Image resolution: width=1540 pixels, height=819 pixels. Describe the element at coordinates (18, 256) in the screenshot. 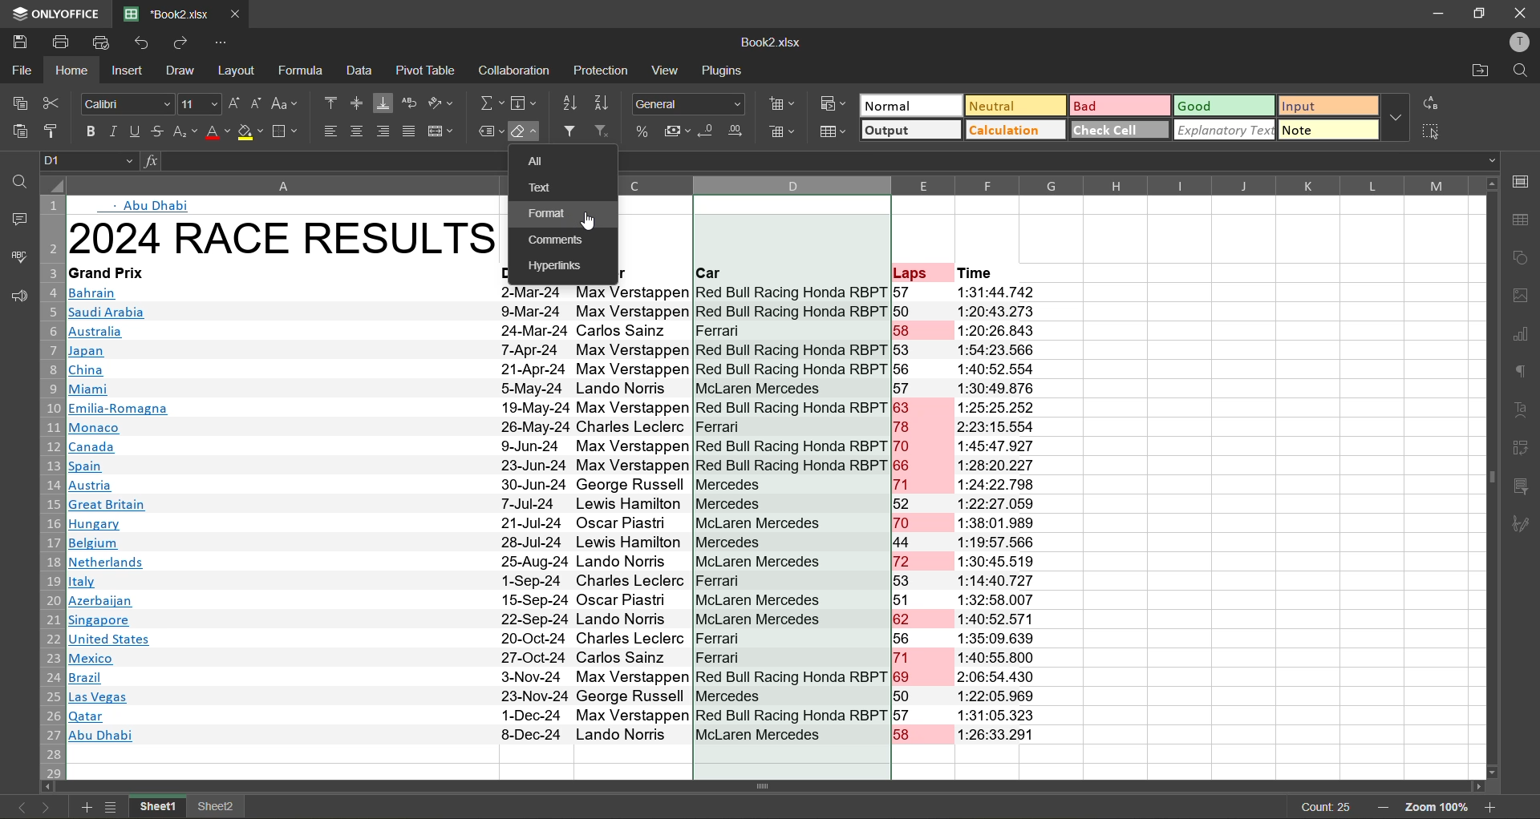

I see `spellcheck` at that location.